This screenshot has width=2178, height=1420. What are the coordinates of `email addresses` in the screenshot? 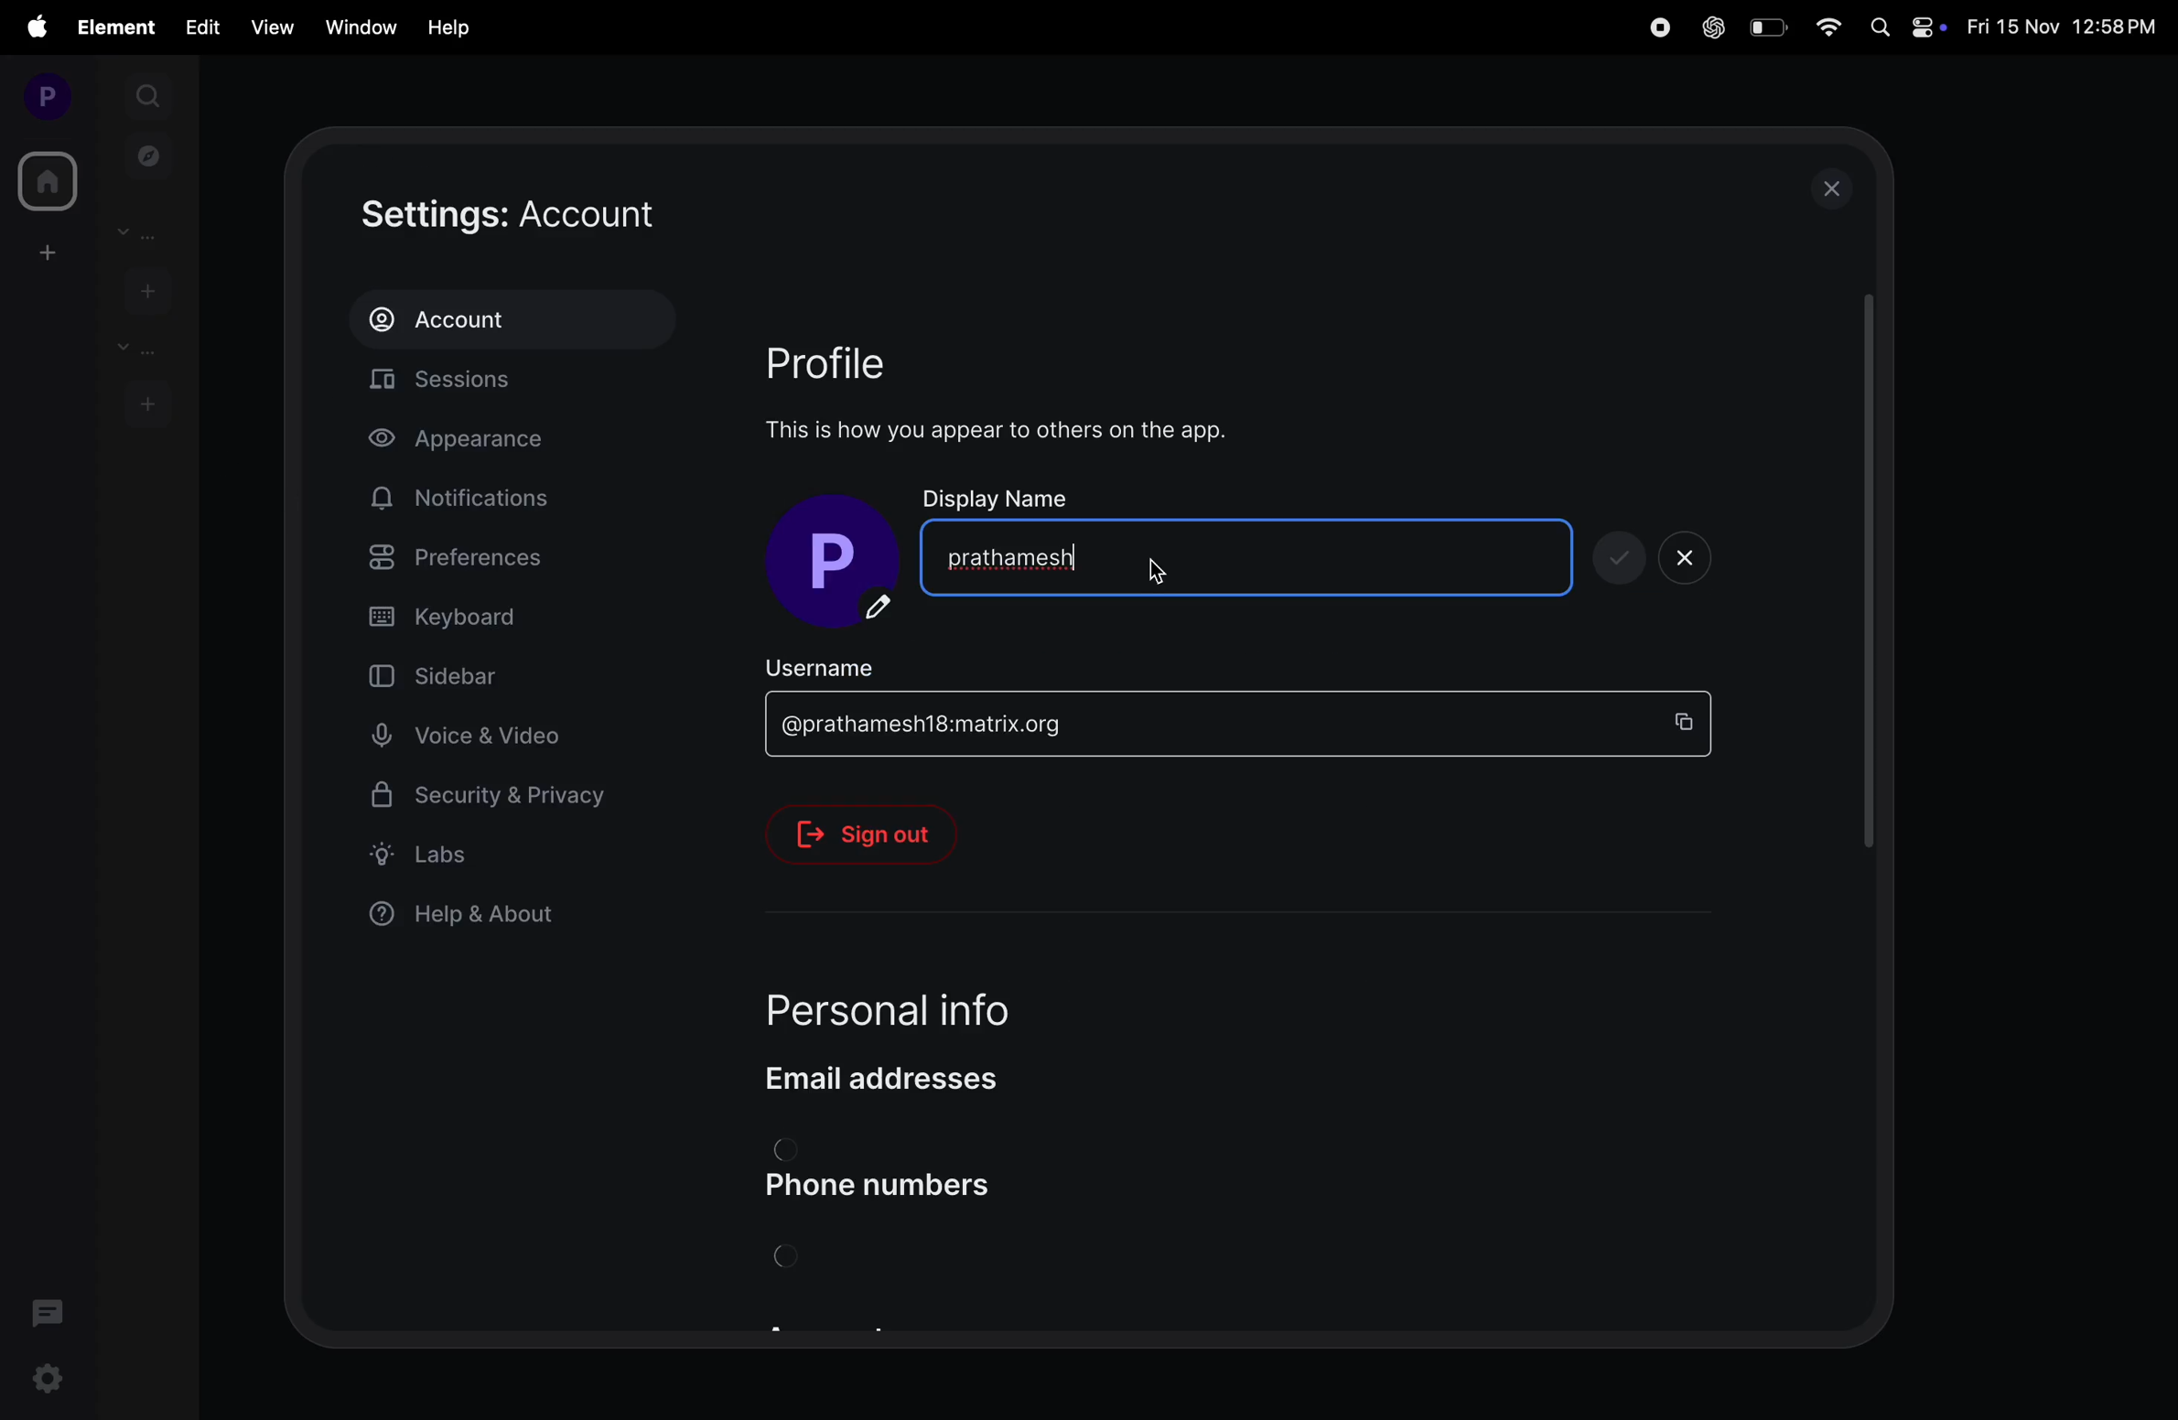 It's located at (901, 1078).